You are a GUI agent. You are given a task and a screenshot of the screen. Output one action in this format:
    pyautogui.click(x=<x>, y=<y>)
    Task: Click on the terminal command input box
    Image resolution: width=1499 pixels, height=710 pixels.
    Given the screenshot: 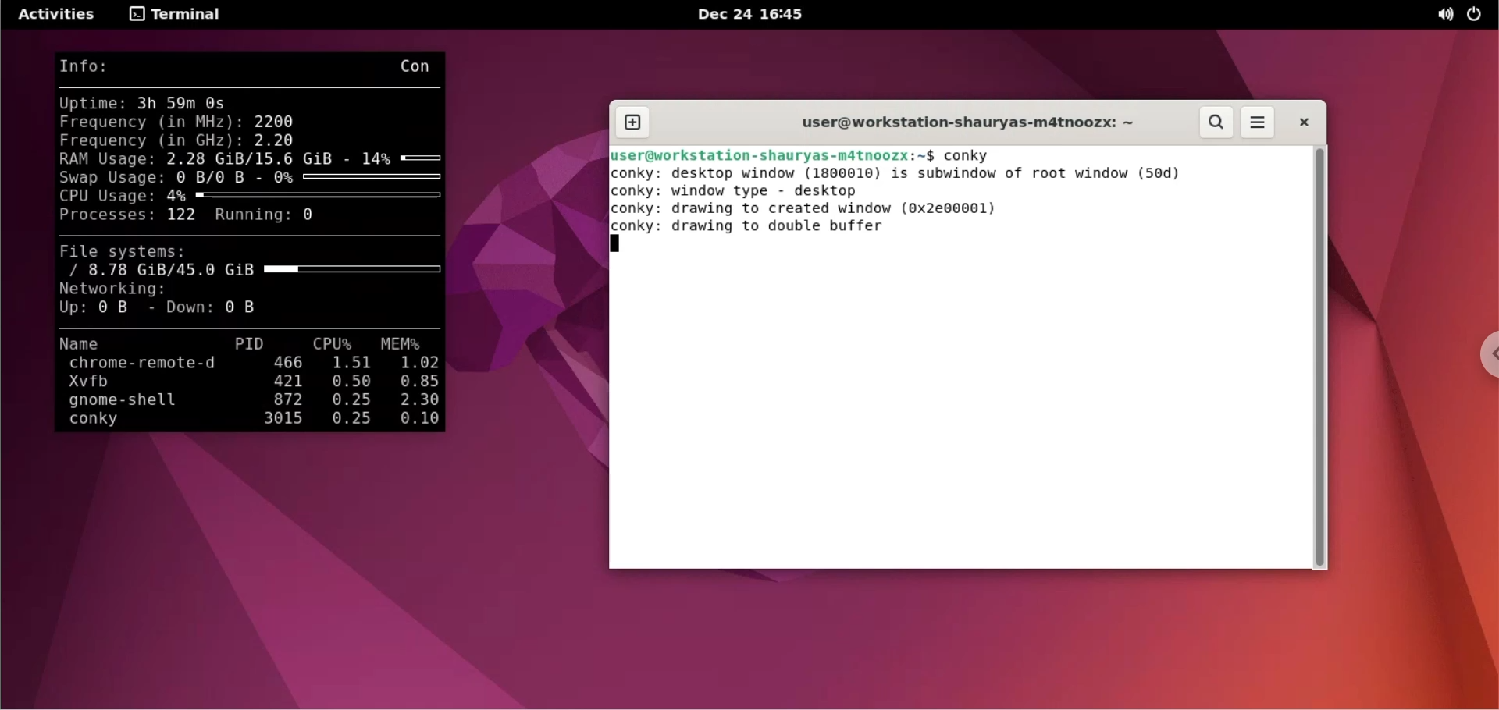 What is the action you would take?
    pyautogui.click(x=1158, y=154)
    